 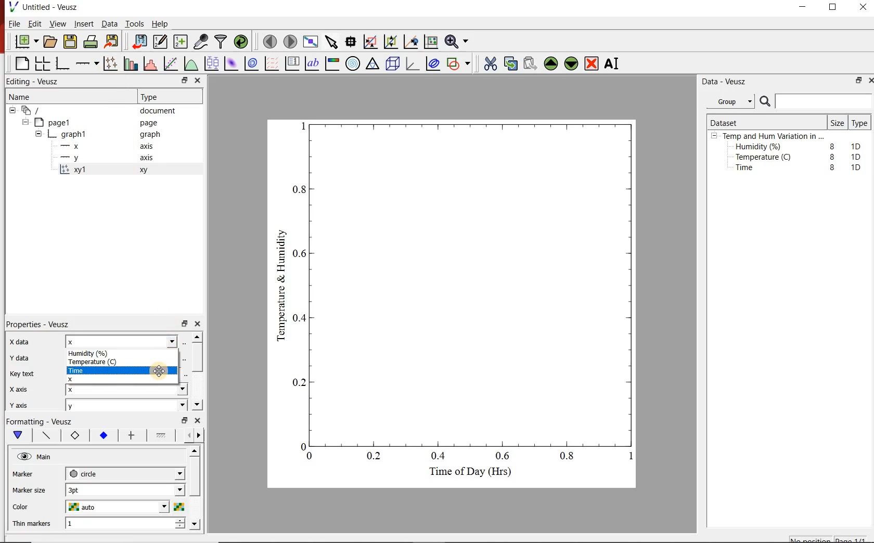 What do you see at coordinates (334, 63) in the screenshot?
I see `image color bar` at bounding box center [334, 63].